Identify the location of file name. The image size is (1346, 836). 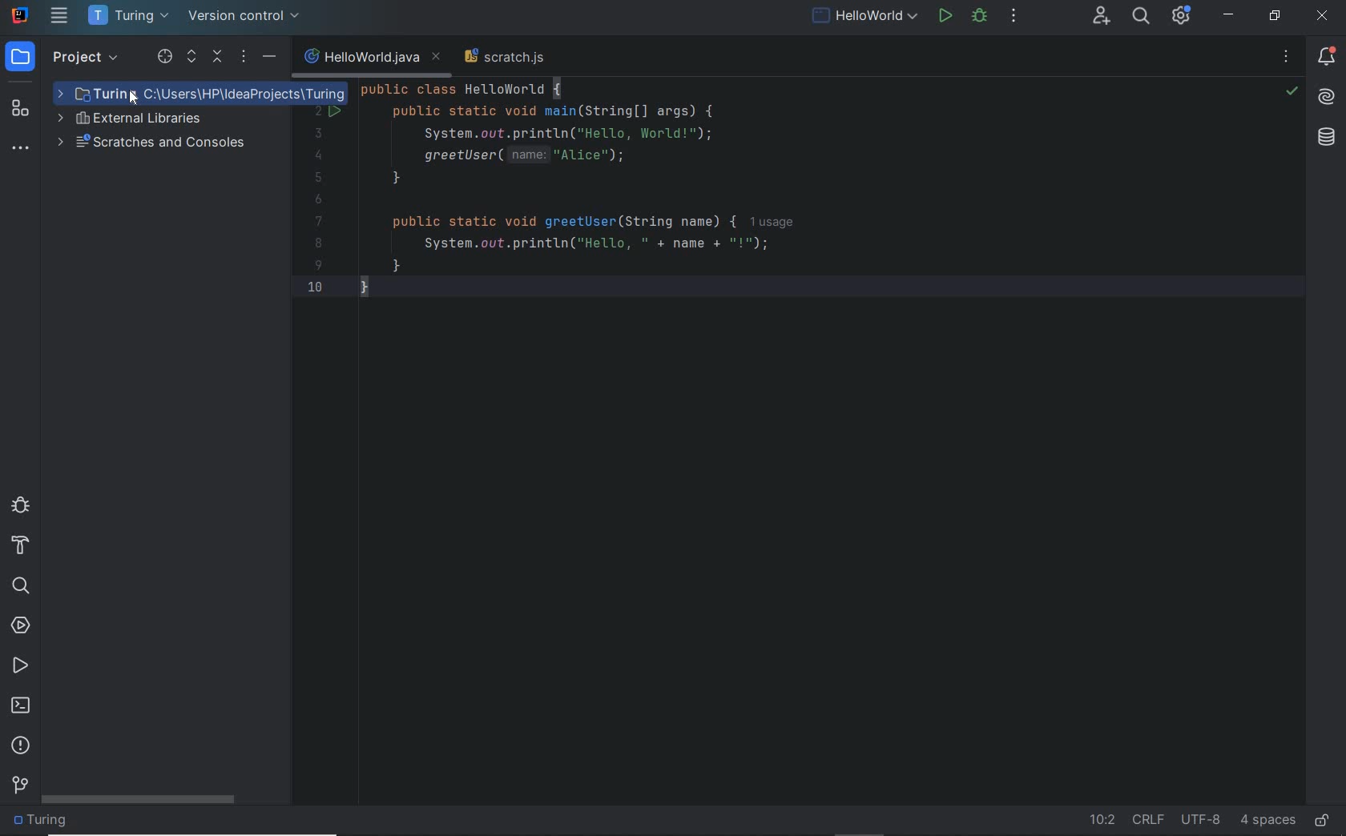
(373, 57).